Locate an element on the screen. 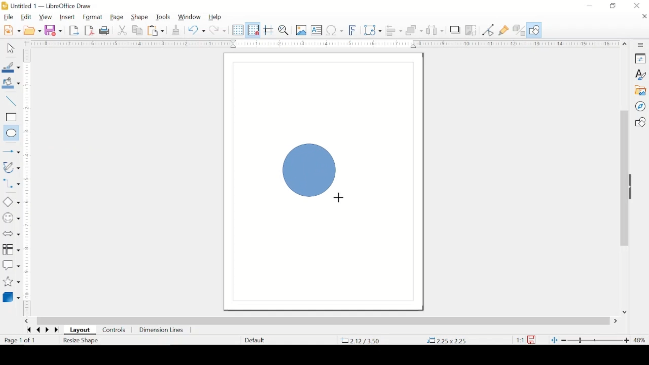 Image resolution: width=649 pixels, height=365 pixels. 3d objects is located at coordinates (13, 297).